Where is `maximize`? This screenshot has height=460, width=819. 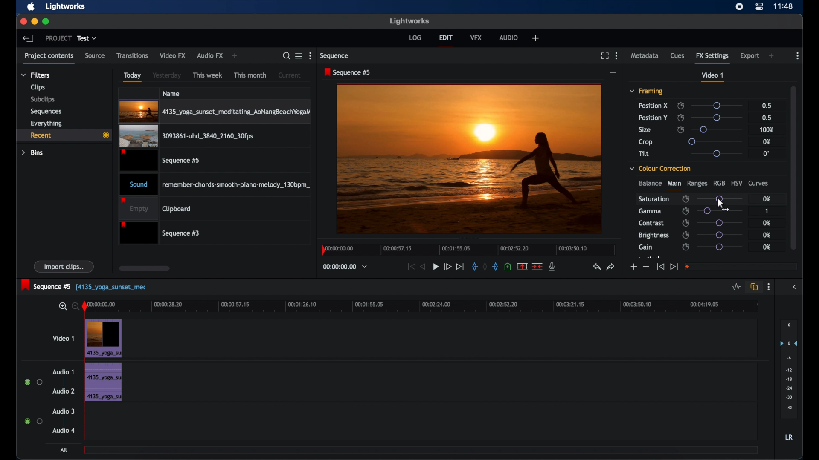 maximize is located at coordinates (46, 21).